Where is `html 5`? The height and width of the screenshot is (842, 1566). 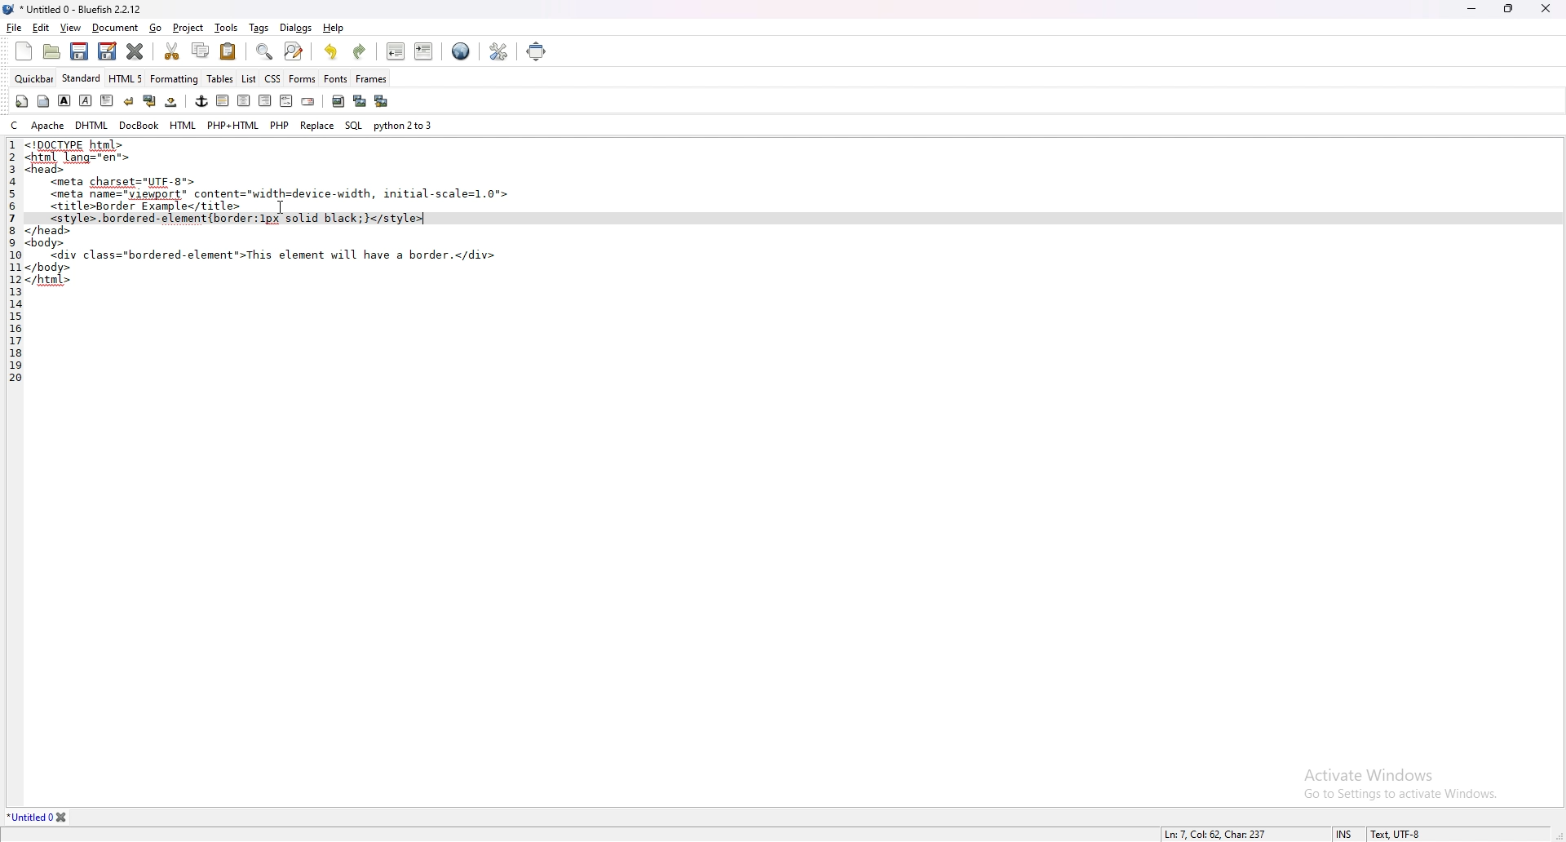 html 5 is located at coordinates (126, 78).